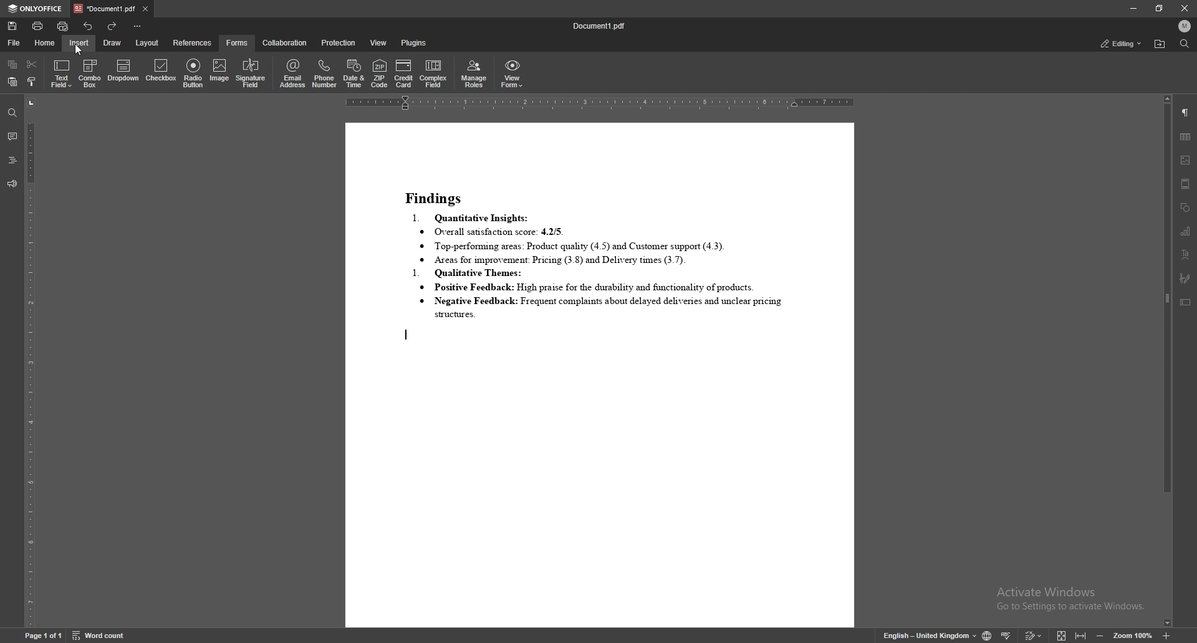  Describe the element at coordinates (250, 74) in the screenshot. I see `signature field` at that location.